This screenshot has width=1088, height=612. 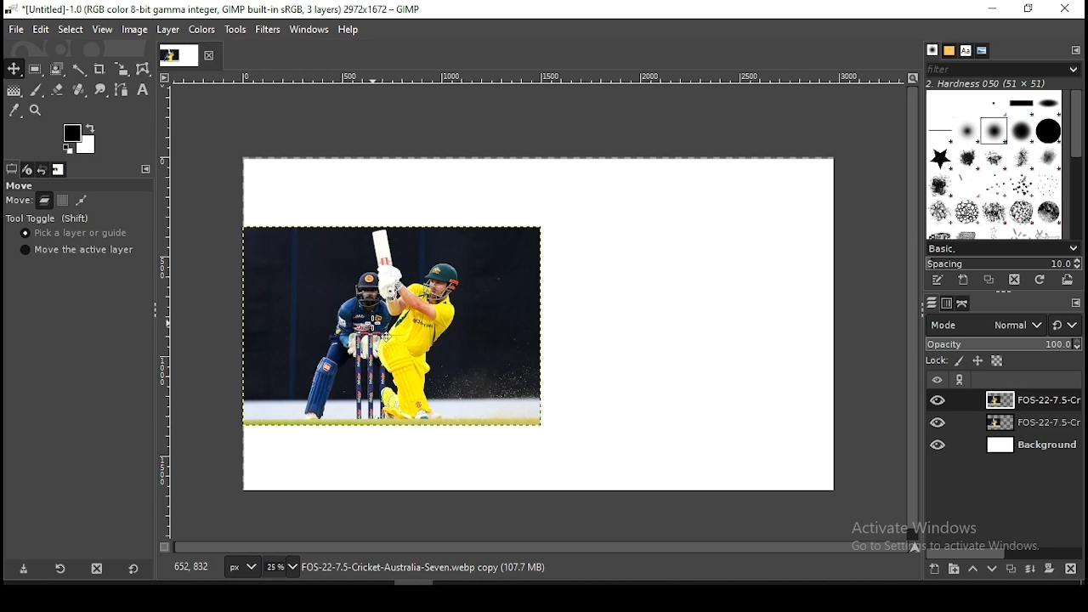 What do you see at coordinates (178, 55) in the screenshot?
I see `tab` at bounding box center [178, 55].